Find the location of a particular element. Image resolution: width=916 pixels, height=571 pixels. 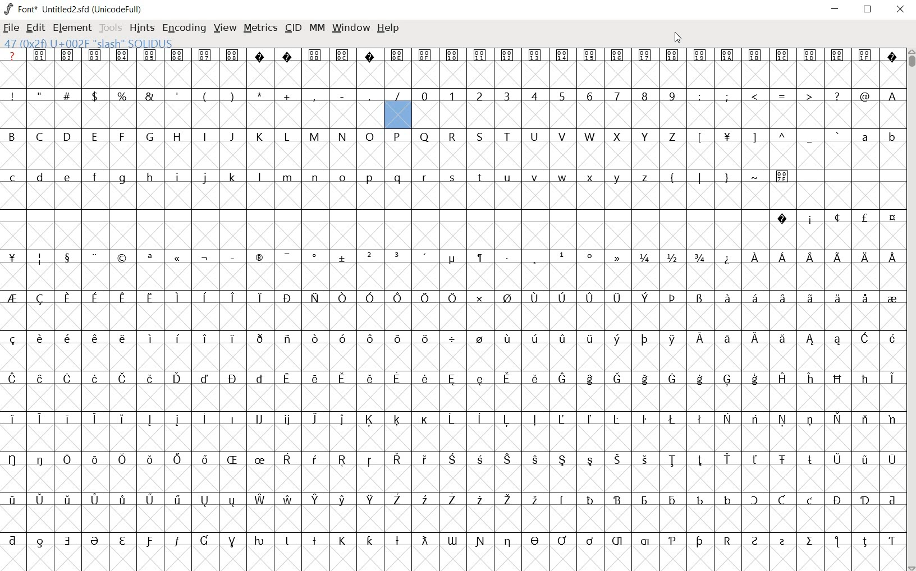

METRICS is located at coordinates (259, 30).